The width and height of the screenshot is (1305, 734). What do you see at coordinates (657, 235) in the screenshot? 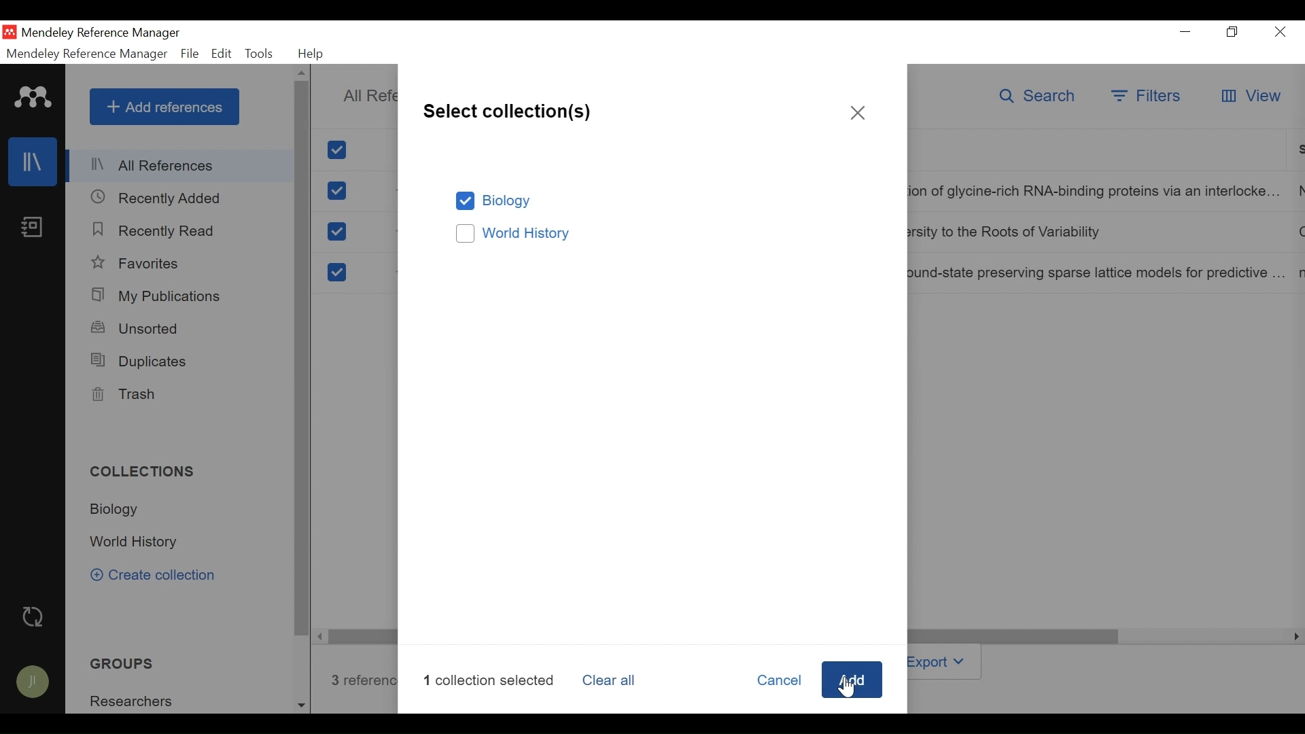
I see `(un)select Collection` at bounding box center [657, 235].